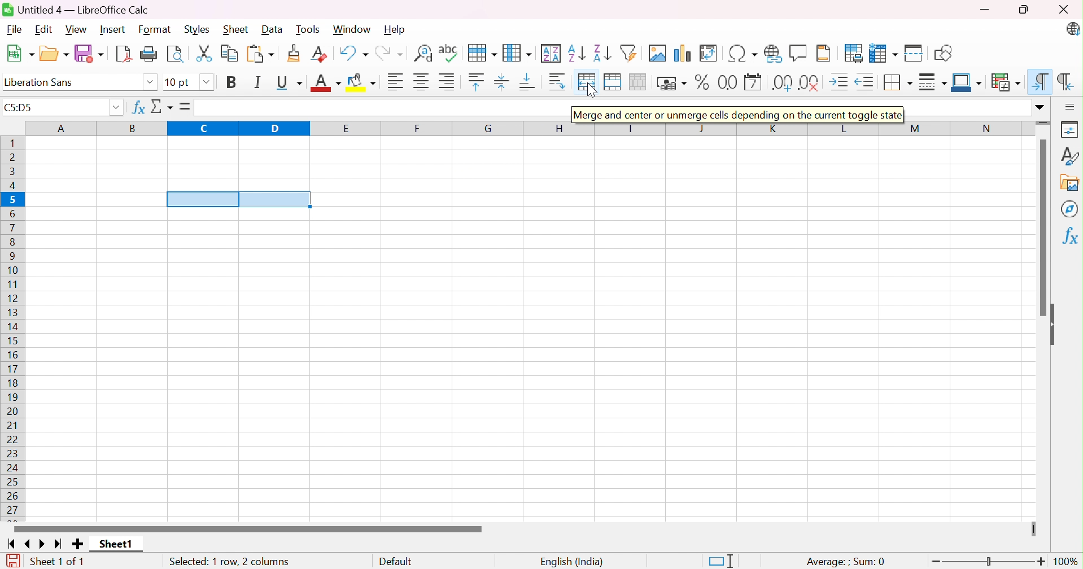 Image resolution: width=1083 pixels, height=569 pixels. What do you see at coordinates (577, 51) in the screenshot?
I see `Sort Ascending` at bounding box center [577, 51].